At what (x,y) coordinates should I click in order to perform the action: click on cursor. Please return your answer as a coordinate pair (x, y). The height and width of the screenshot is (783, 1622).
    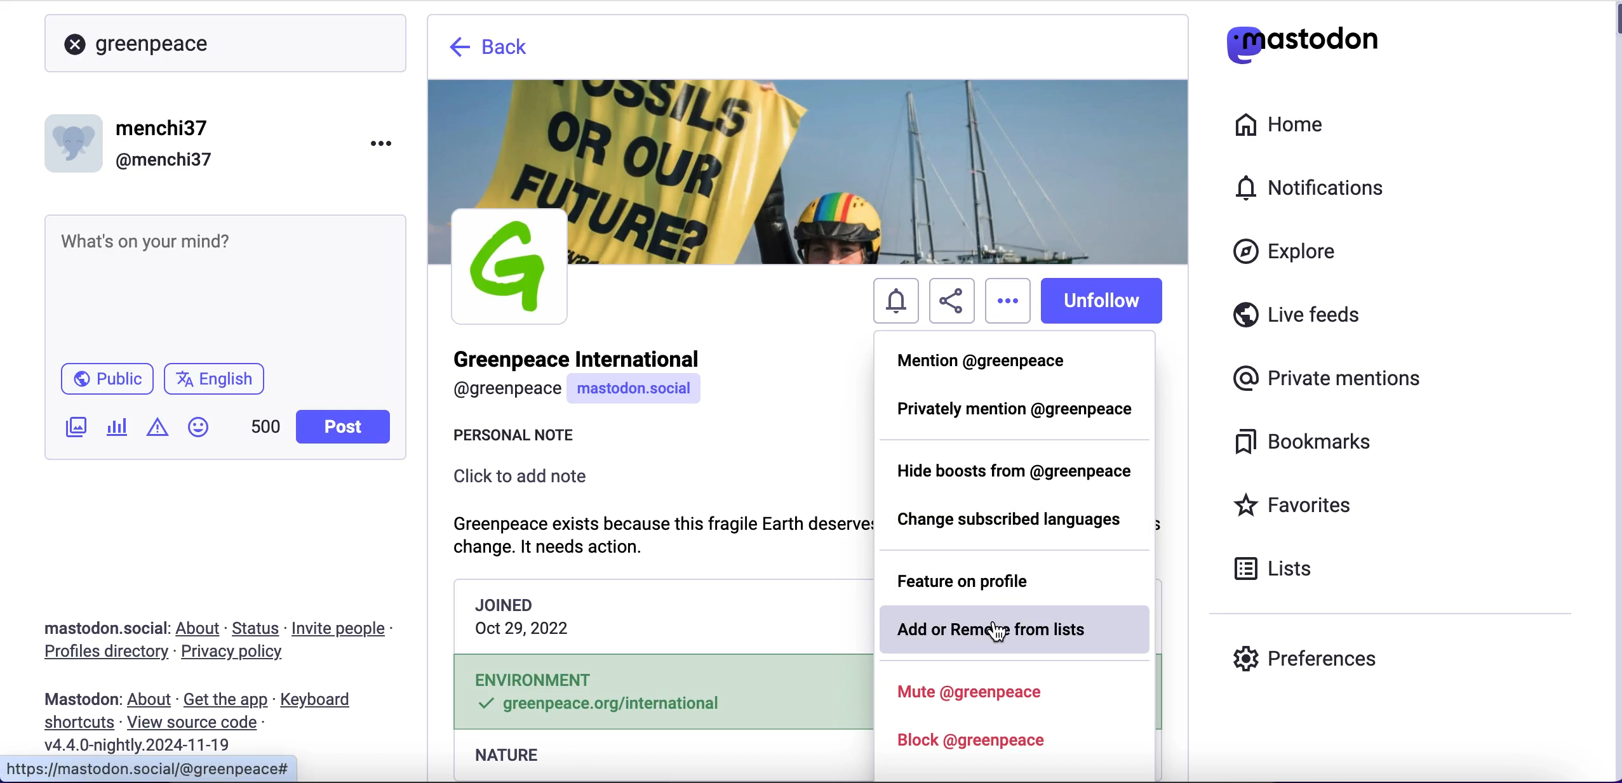
    Looking at the image, I should click on (1005, 633).